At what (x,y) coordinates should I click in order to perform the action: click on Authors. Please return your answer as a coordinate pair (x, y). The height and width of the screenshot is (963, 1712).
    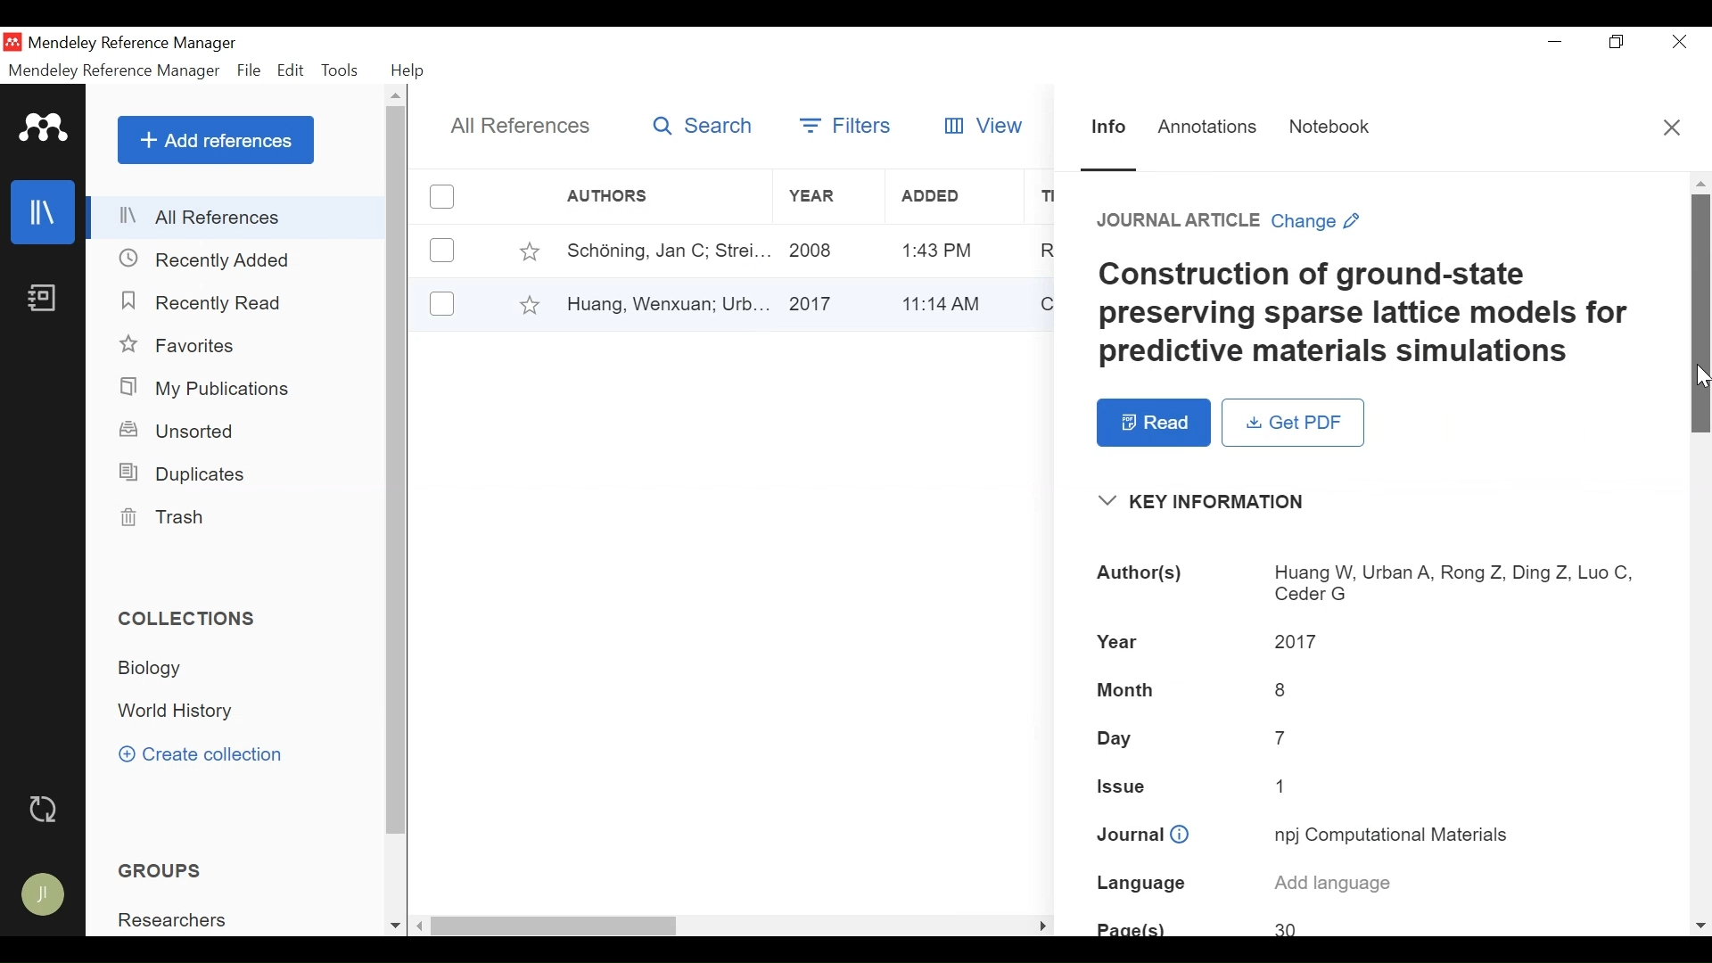
    Looking at the image, I should click on (1372, 583).